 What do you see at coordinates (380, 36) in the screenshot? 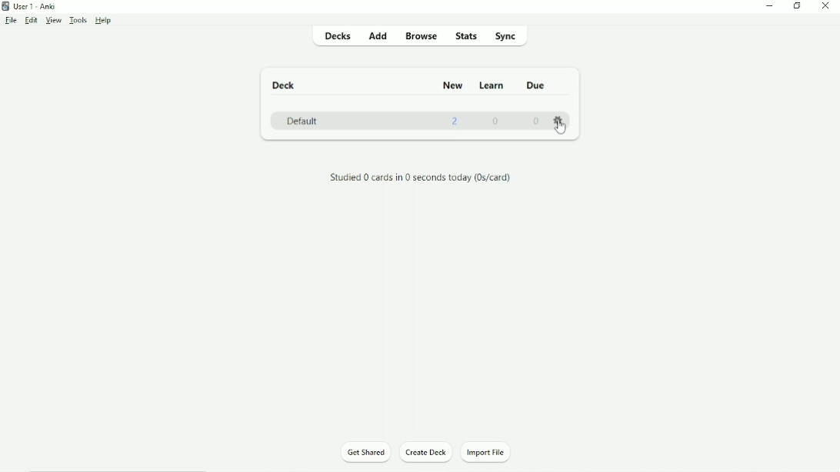
I see `Add` at bounding box center [380, 36].